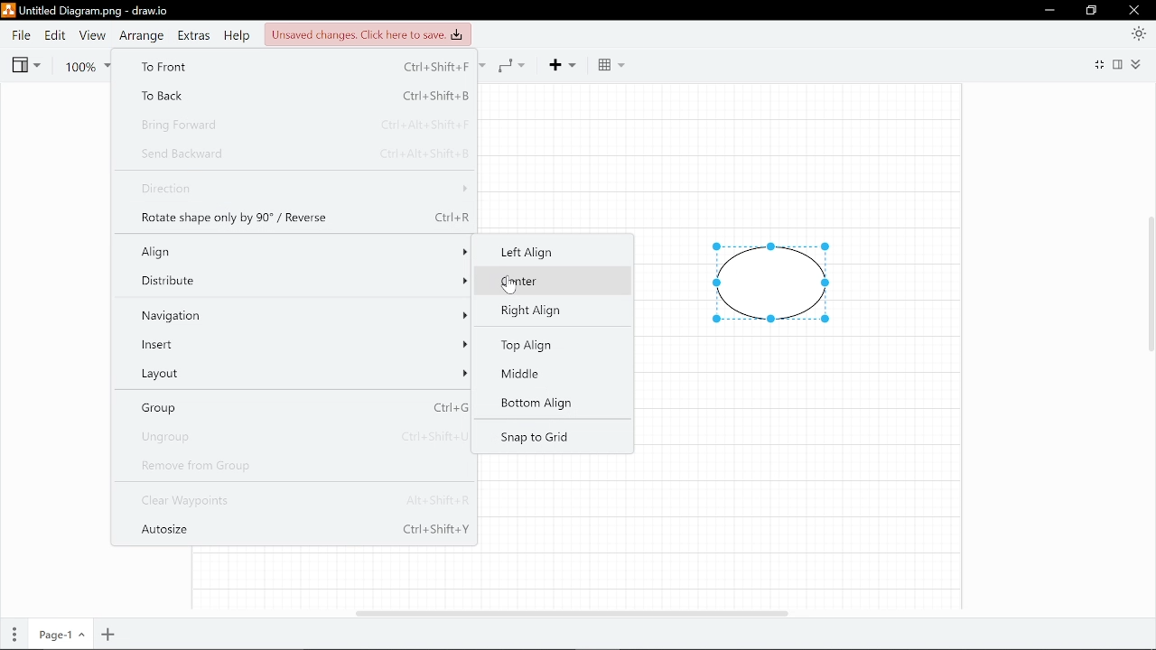 This screenshot has height=650, width=1156. What do you see at coordinates (53, 35) in the screenshot?
I see `Edit` at bounding box center [53, 35].